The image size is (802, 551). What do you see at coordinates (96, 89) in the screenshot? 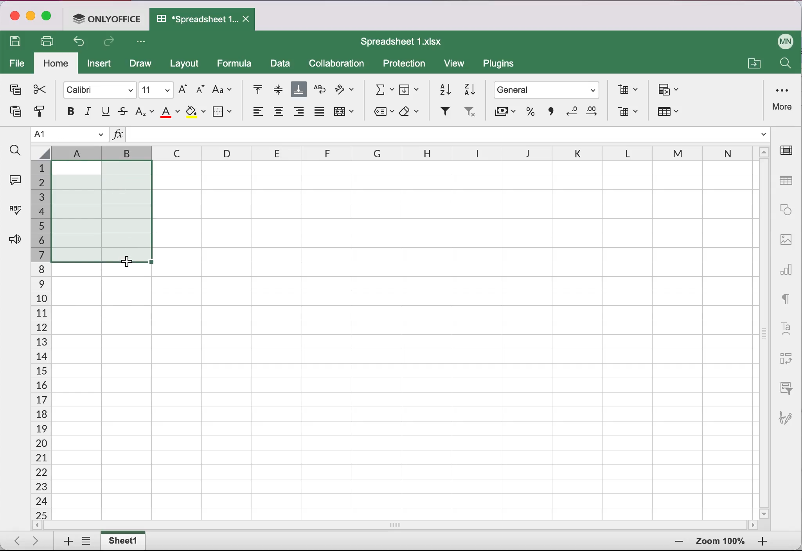
I see `font type calibri` at bounding box center [96, 89].